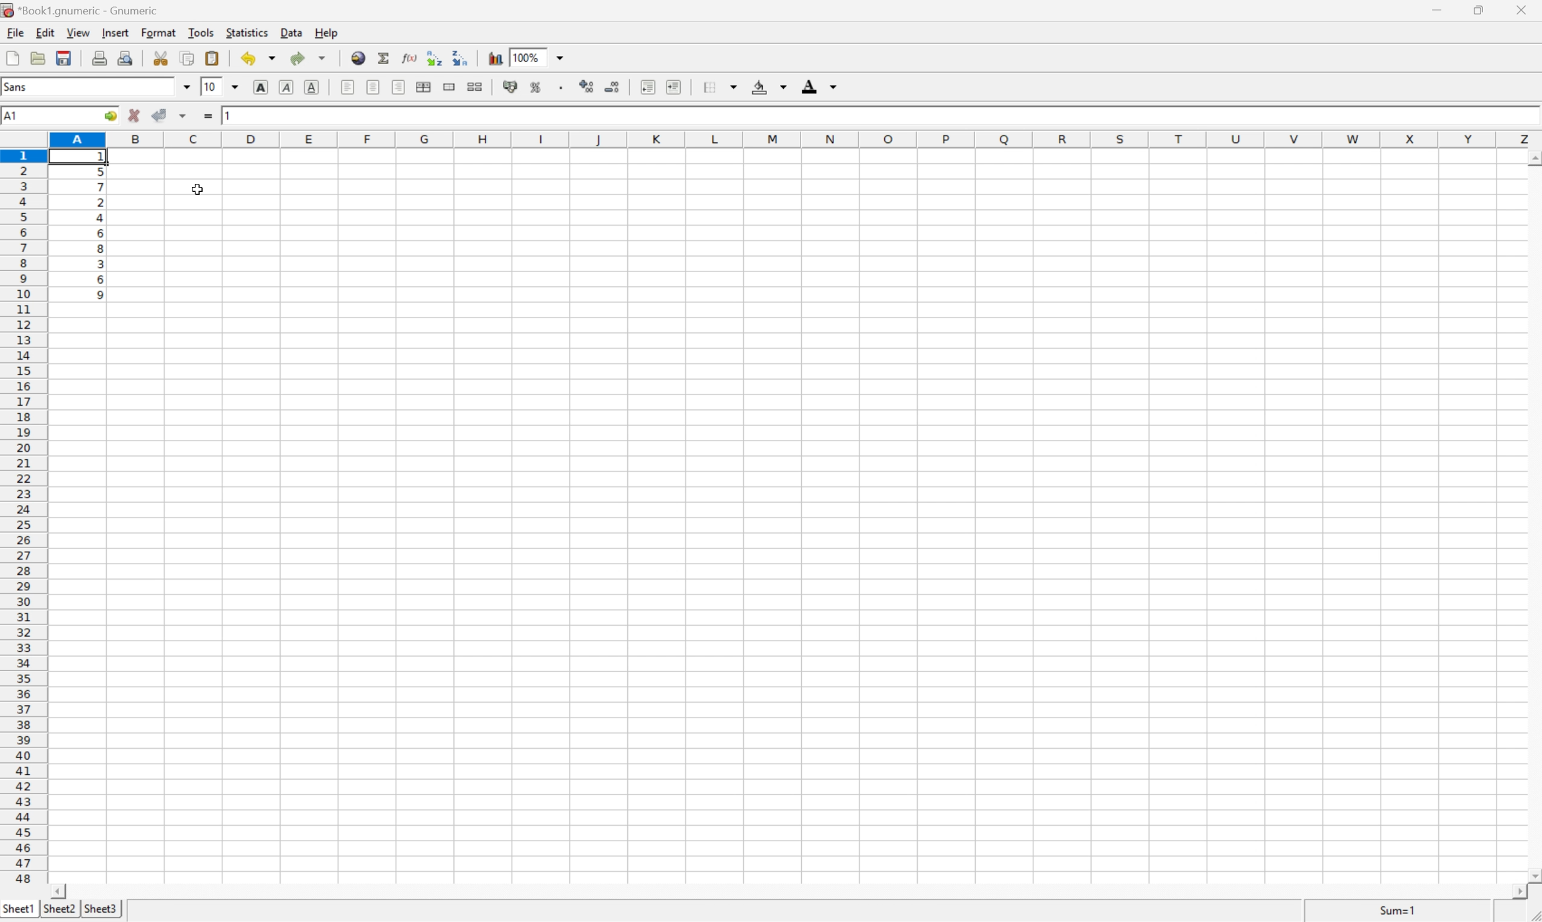  Describe the element at coordinates (185, 117) in the screenshot. I see `accept changes across selection` at that location.